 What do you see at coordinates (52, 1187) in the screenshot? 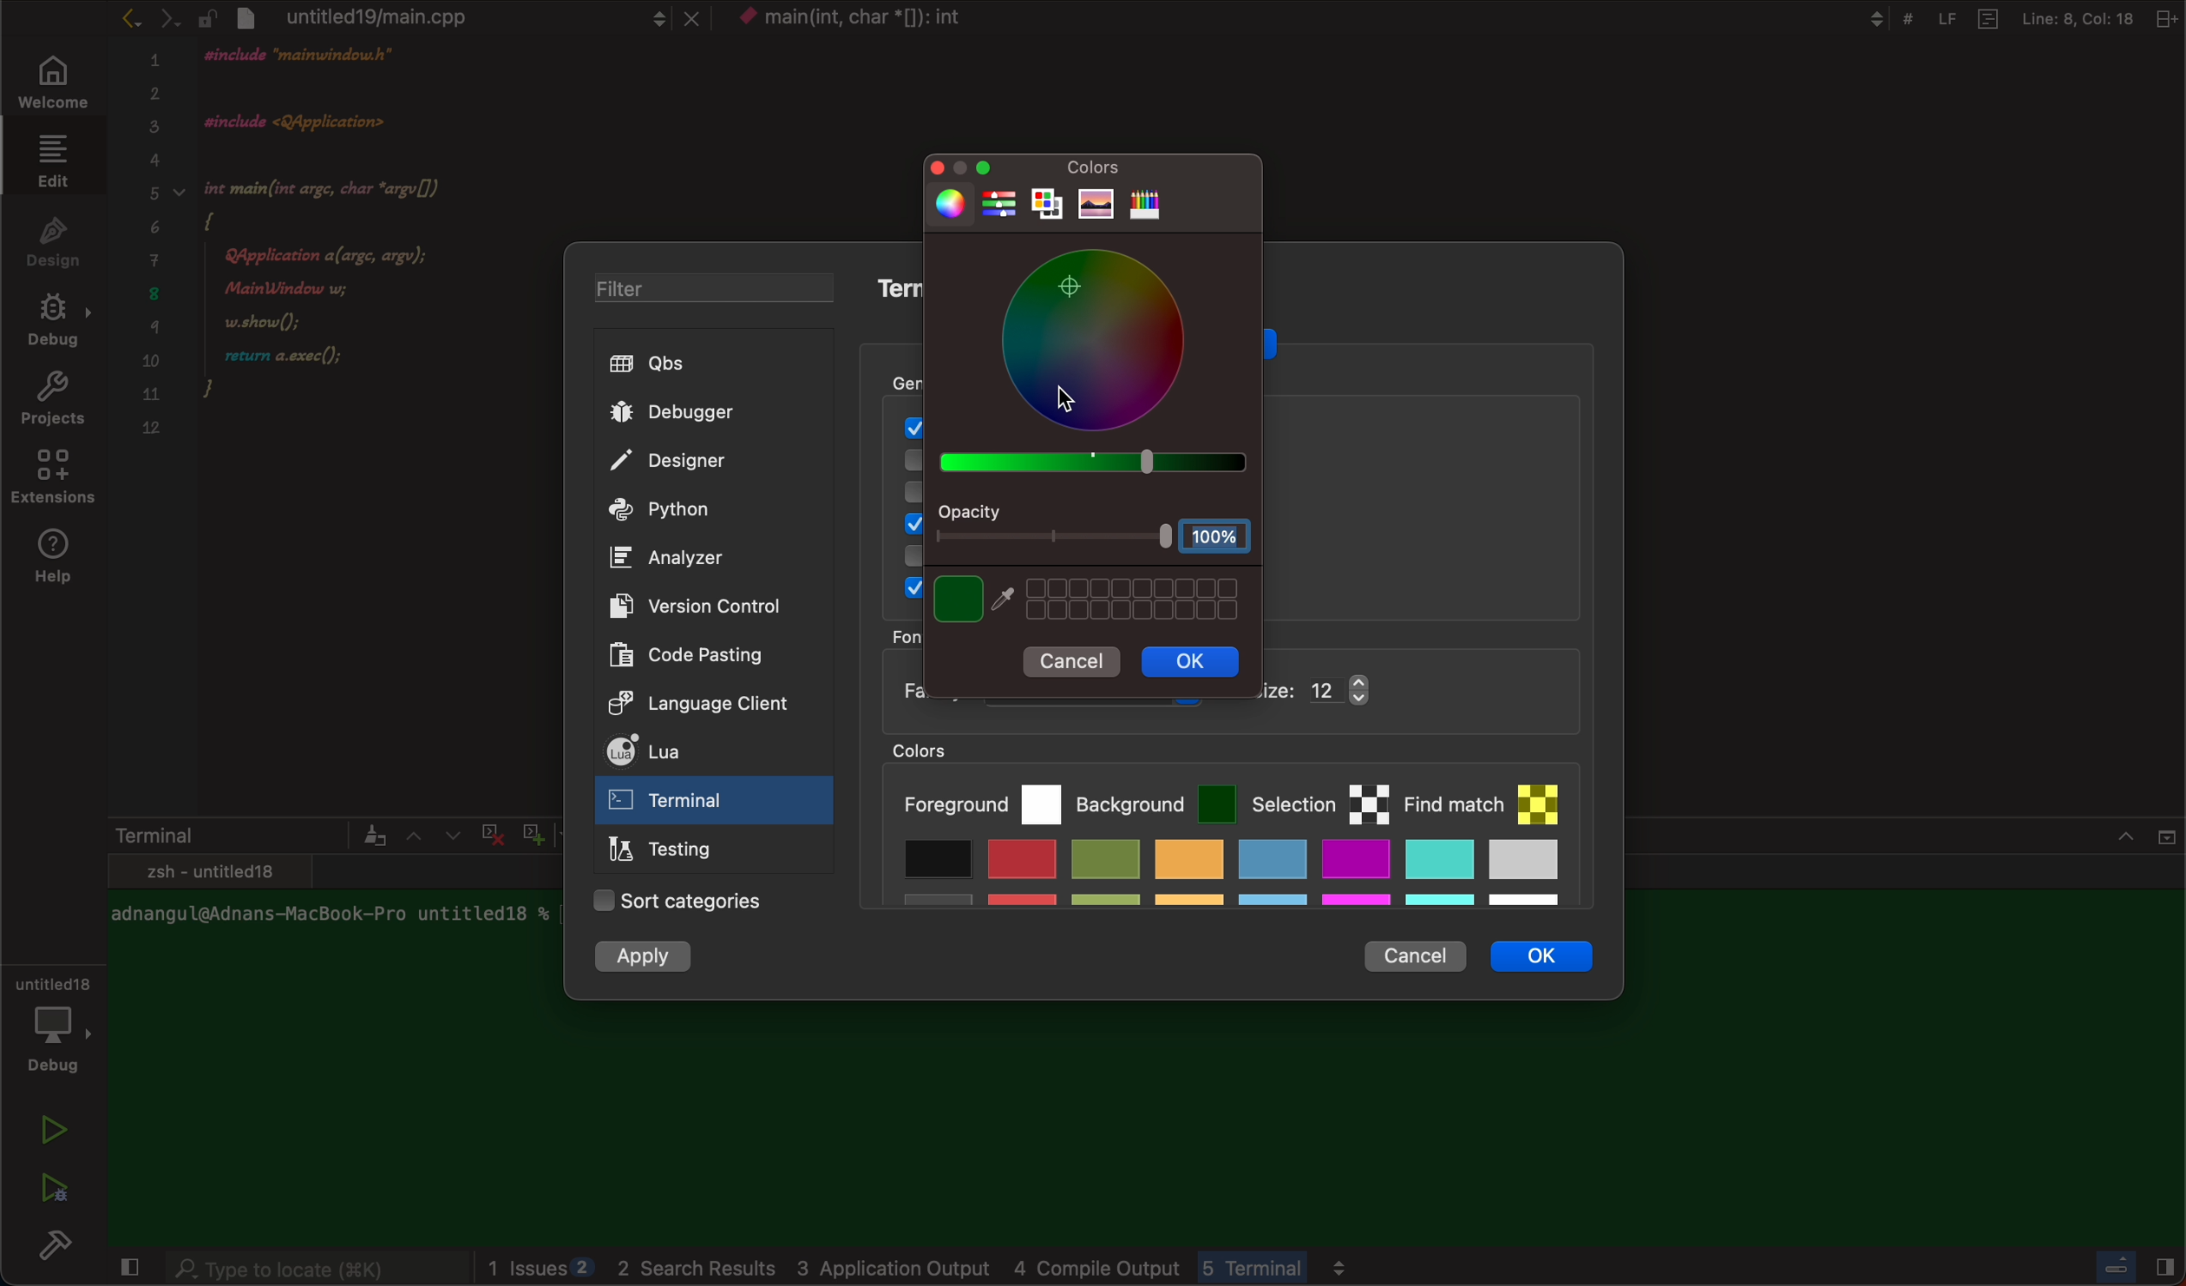
I see `run and debug` at bounding box center [52, 1187].